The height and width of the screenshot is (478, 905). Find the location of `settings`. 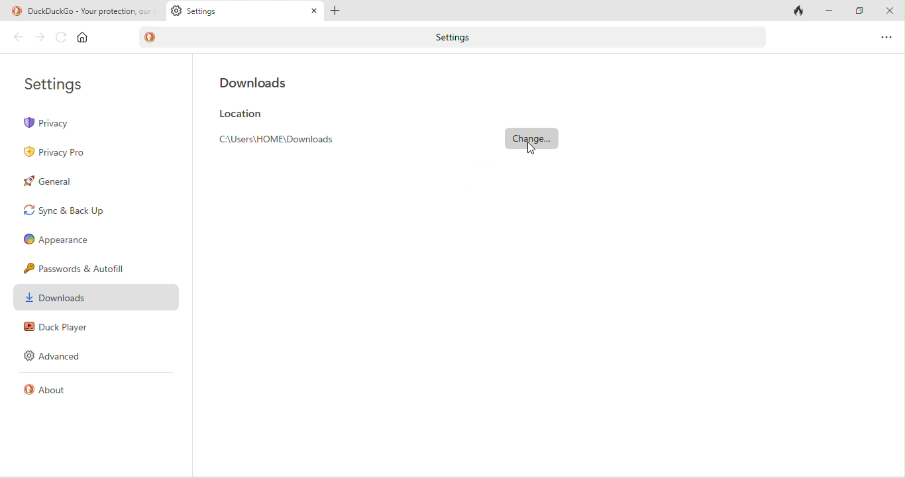

settings is located at coordinates (456, 36).